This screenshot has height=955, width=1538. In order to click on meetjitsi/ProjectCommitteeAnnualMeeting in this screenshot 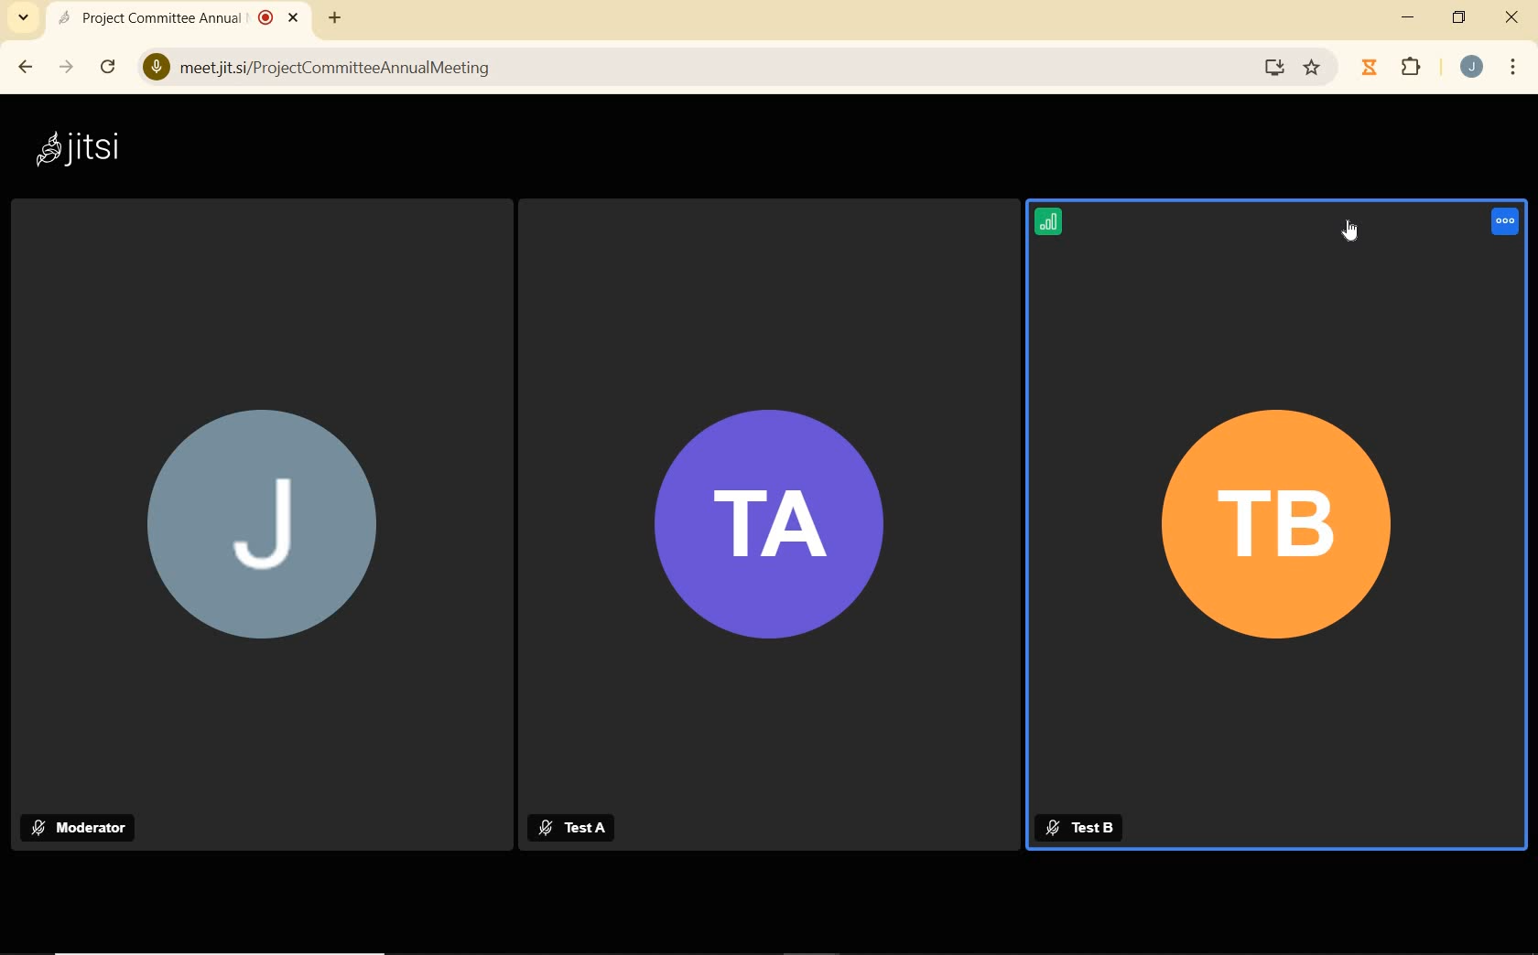, I will do `click(694, 70)`.